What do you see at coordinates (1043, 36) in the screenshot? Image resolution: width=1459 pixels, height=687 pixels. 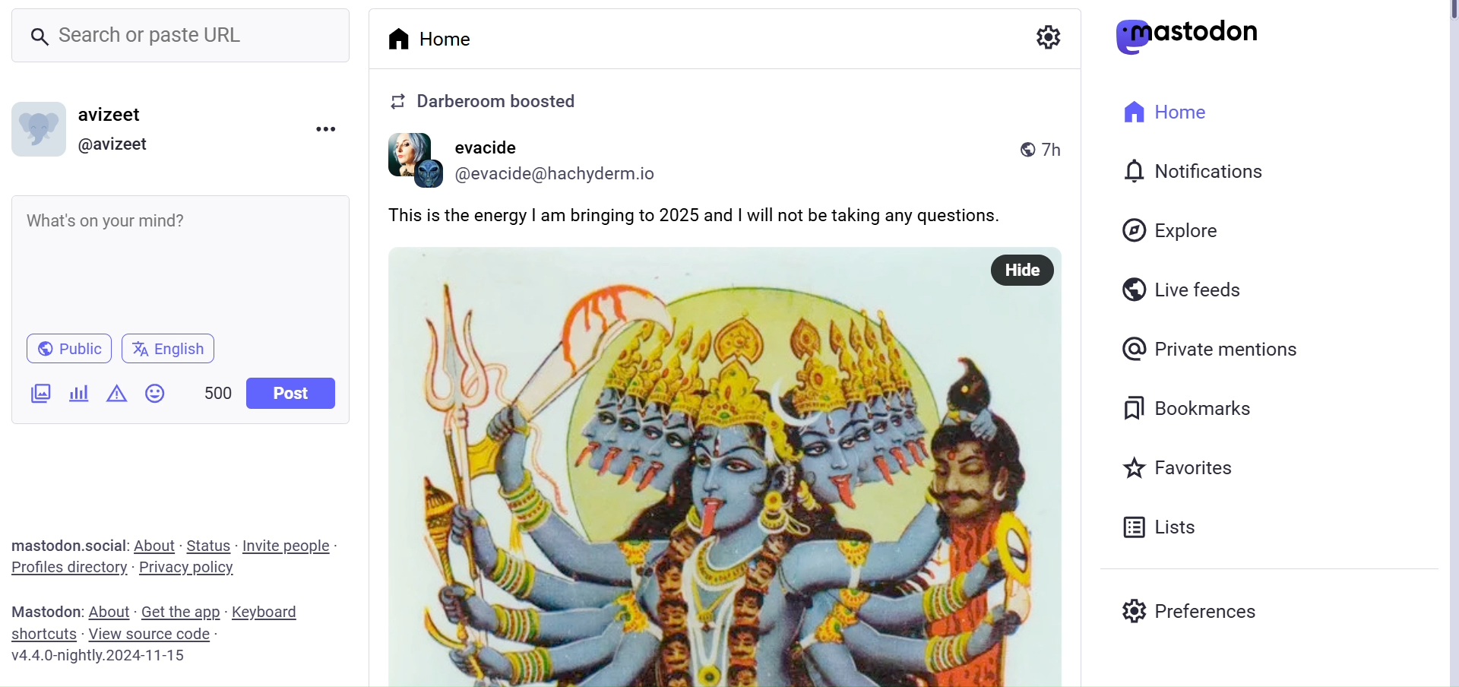 I see `Setting` at bounding box center [1043, 36].